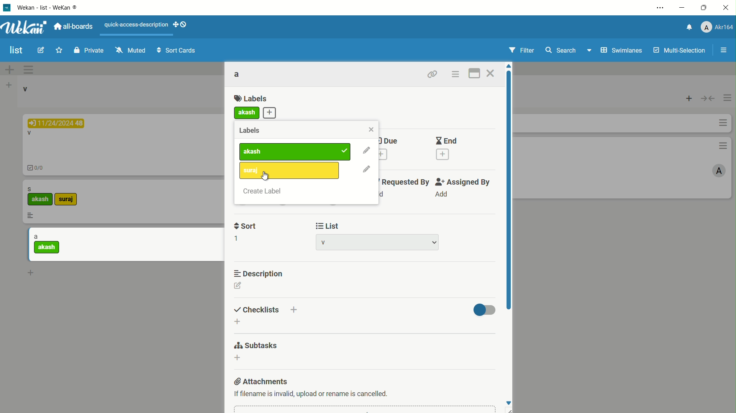 This screenshot has height=413, width=736. Describe the element at coordinates (294, 311) in the screenshot. I see `add checklist` at that location.